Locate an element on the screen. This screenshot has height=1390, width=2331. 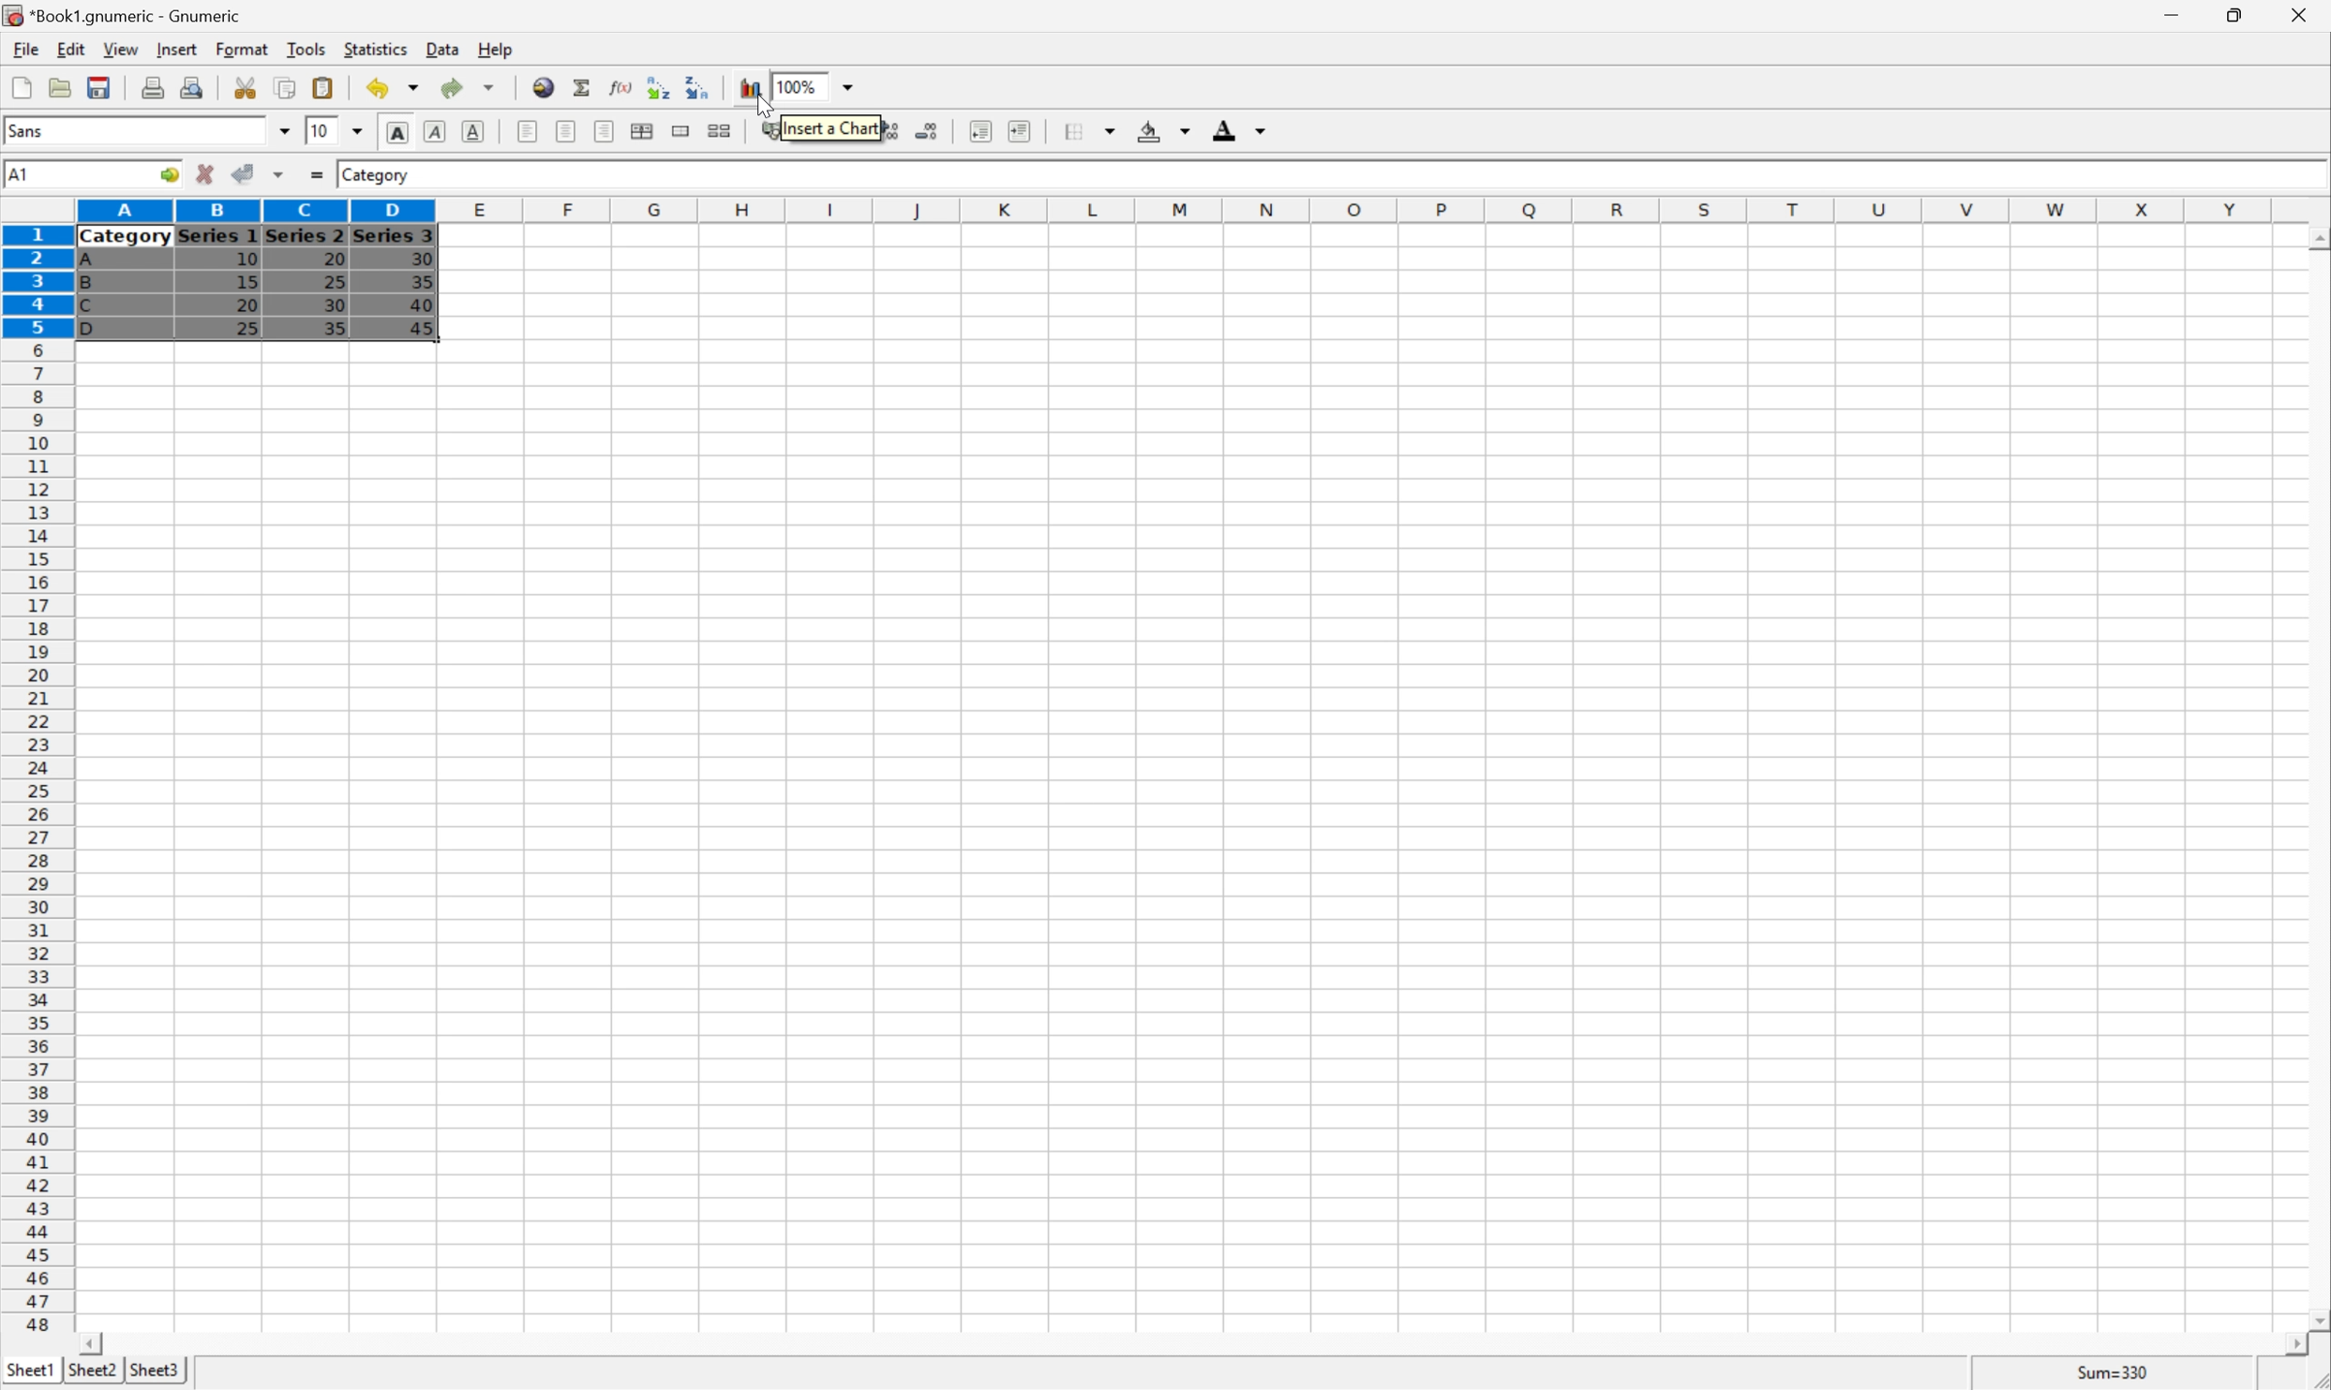
Print current file is located at coordinates (153, 90).